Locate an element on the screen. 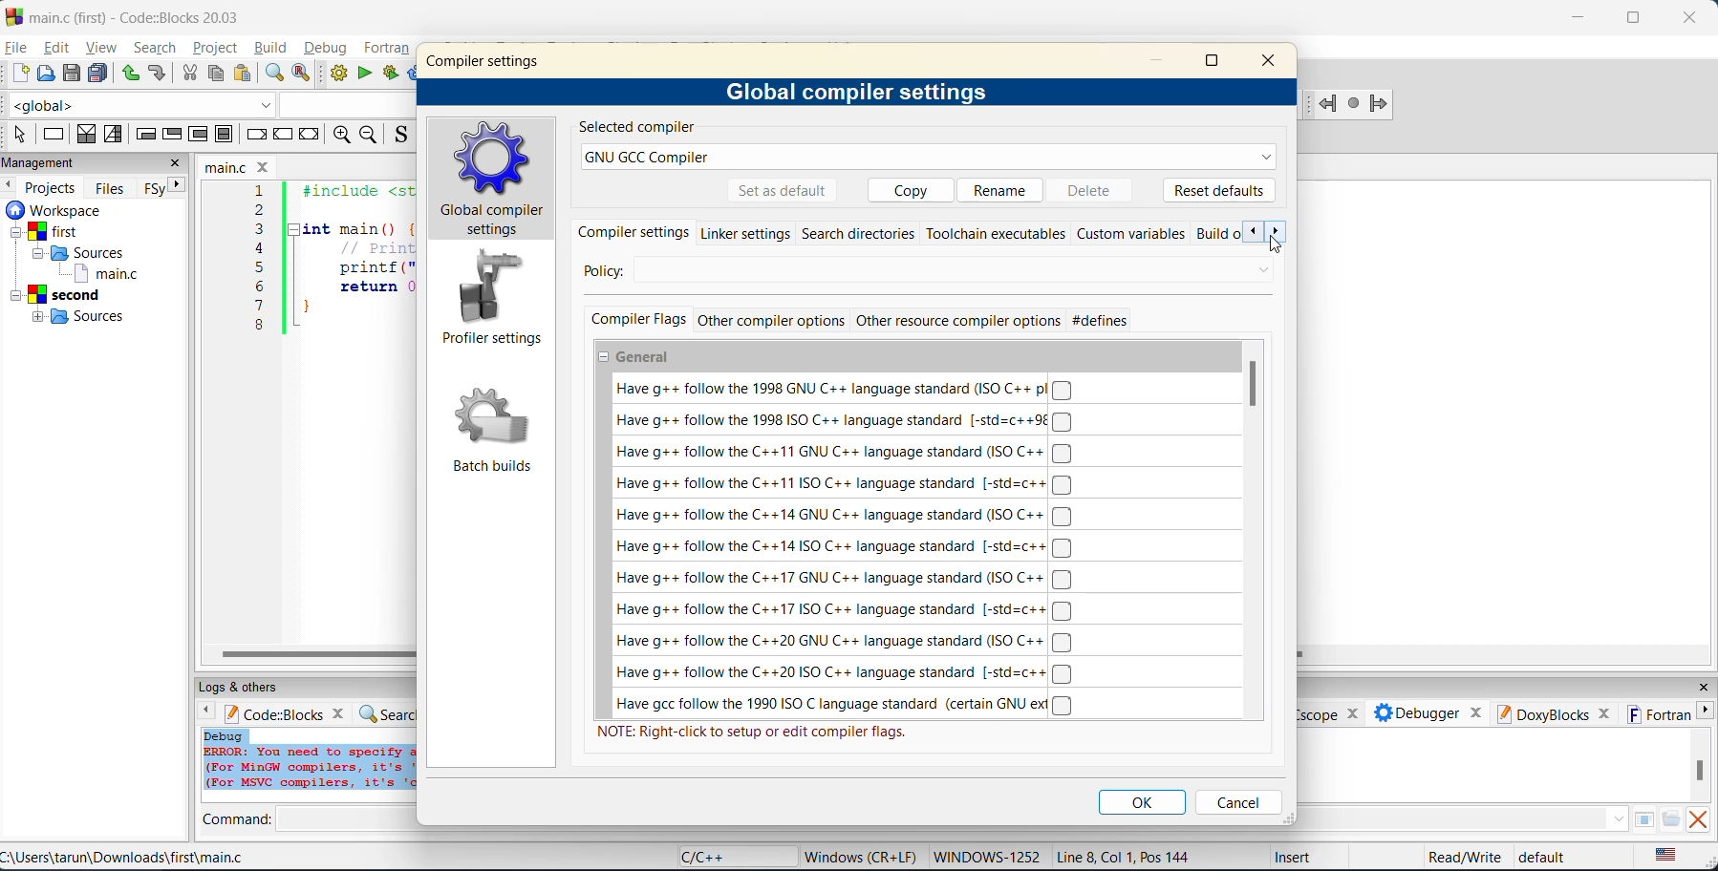  next is located at coordinates (176, 188).